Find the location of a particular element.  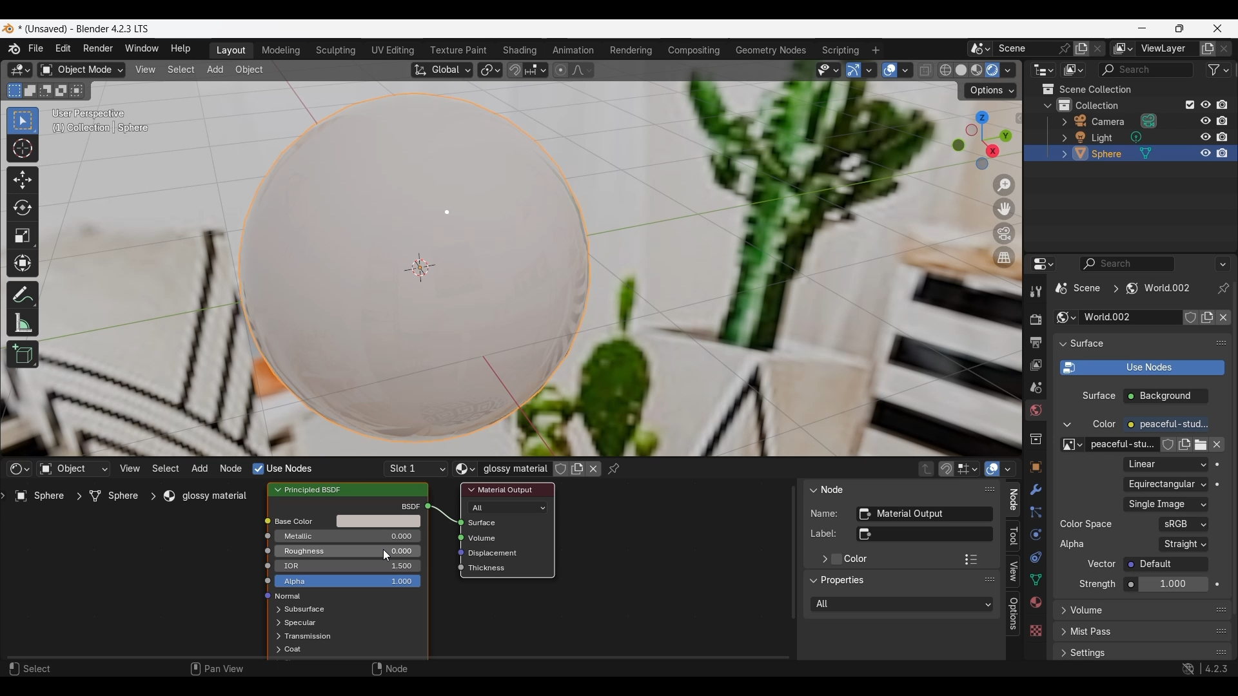

* (Unsaved) - Blender 4.2.3 LTS is located at coordinates (88, 29).